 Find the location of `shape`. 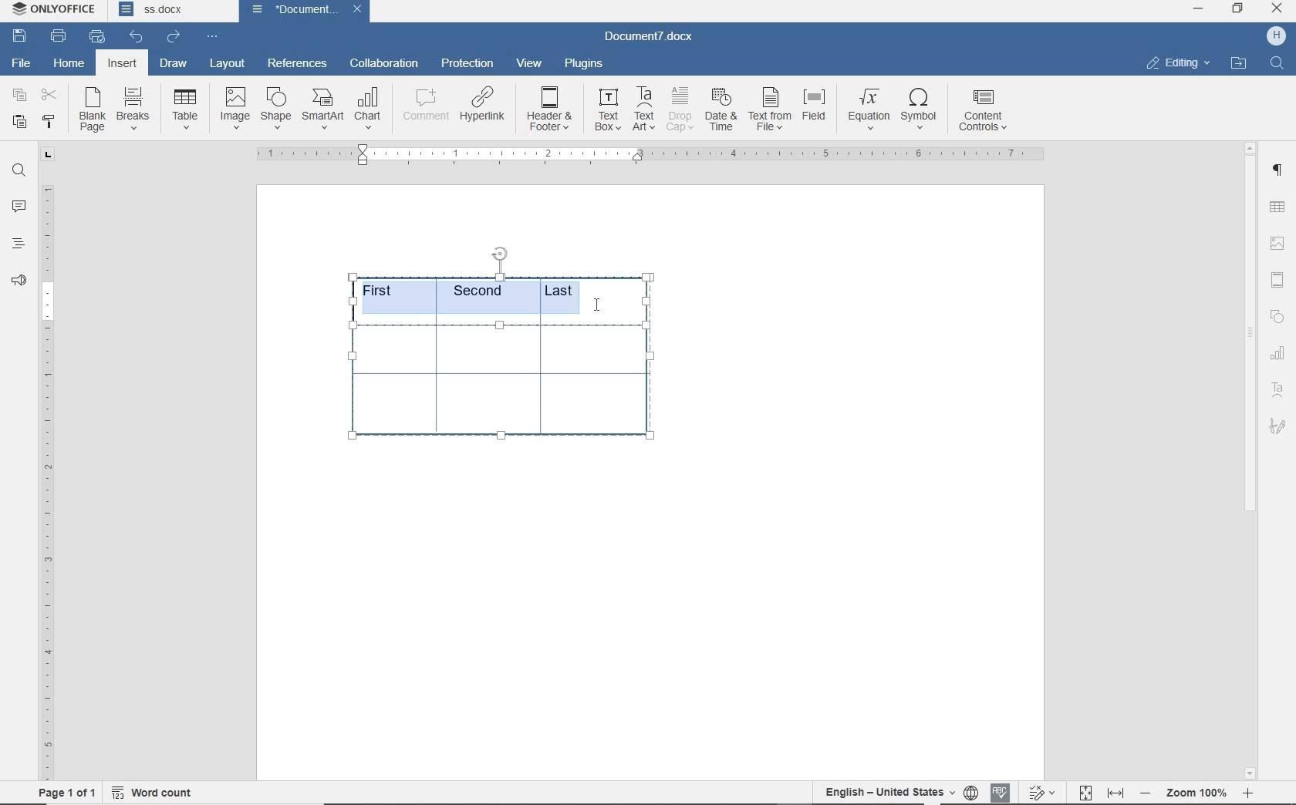

shape is located at coordinates (276, 108).